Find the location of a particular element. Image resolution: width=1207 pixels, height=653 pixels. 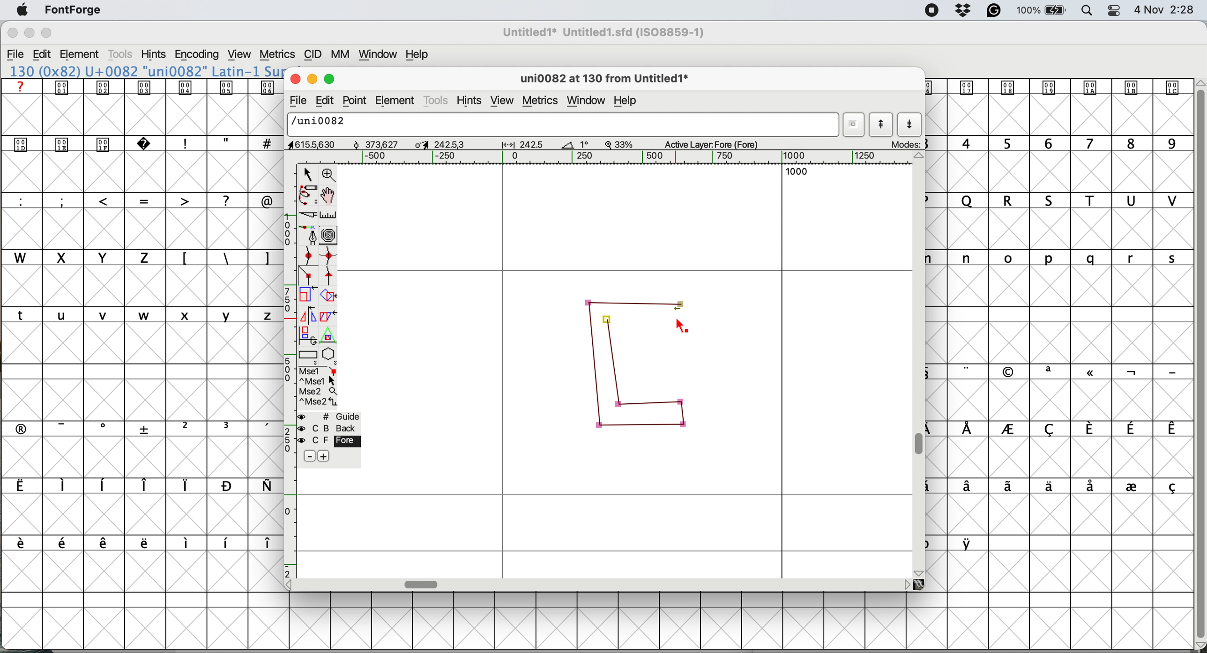

horizontal scale is located at coordinates (618, 157).